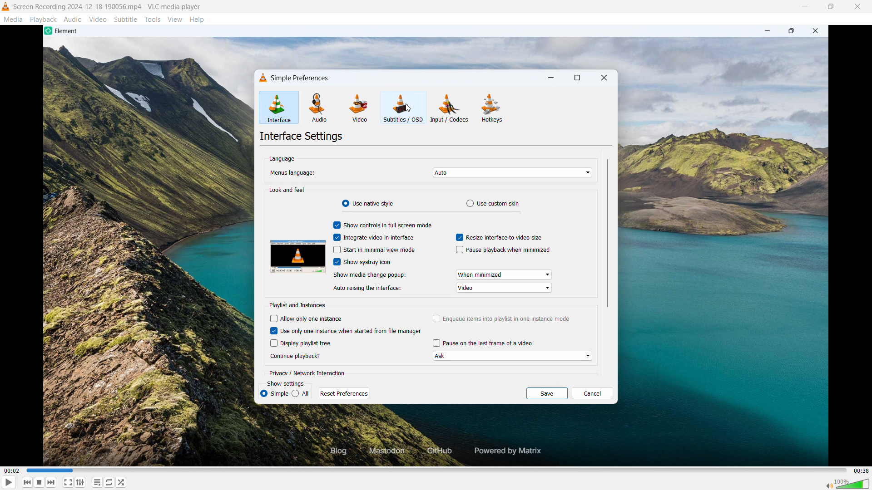 The image size is (872, 490). I want to click on display playlist tree, so click(300, 343).